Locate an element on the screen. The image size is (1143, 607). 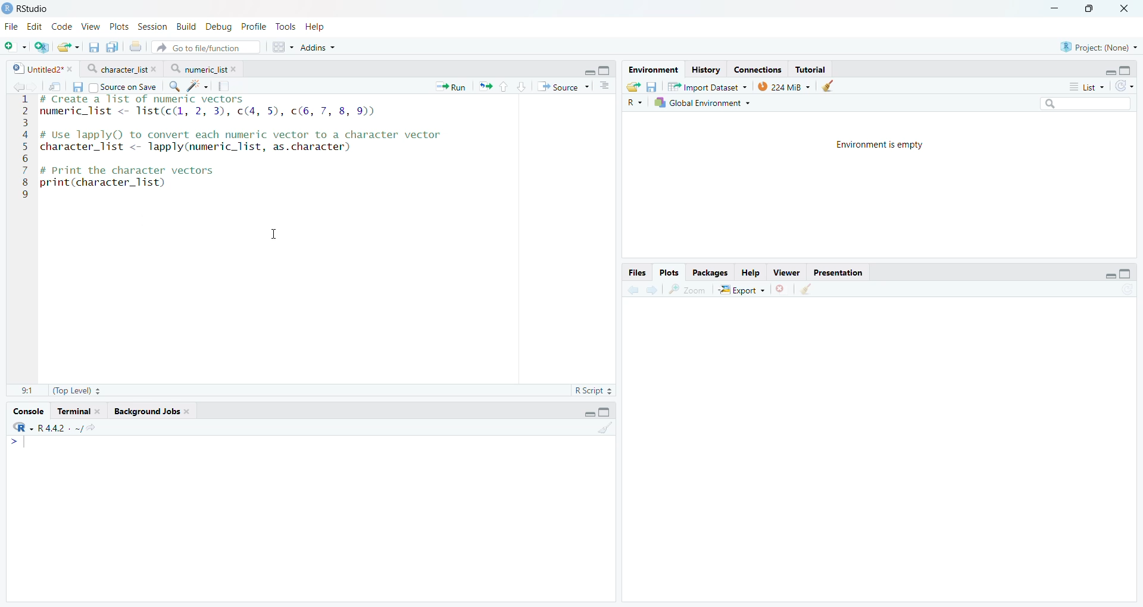
Show document outline is located at coordinates (604, 87).